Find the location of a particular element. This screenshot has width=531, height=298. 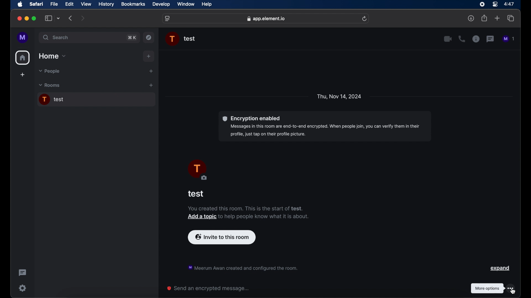

people dropdown is located at coordinates (49, 71).